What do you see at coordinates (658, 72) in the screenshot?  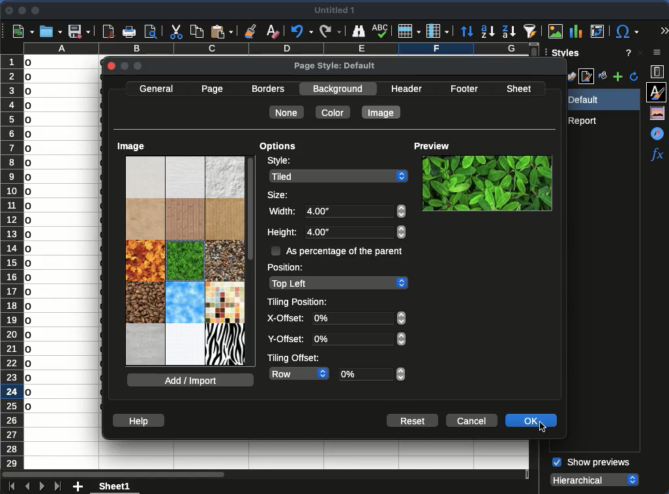 I see `properties` at bounding box center [658, 72].